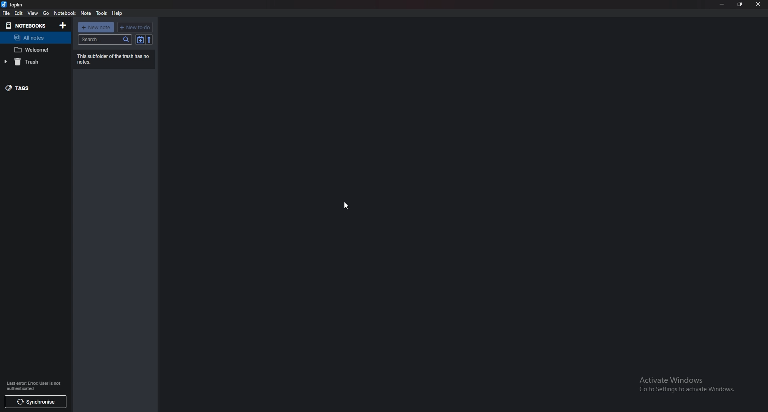 The width and height of the screenshot is (768, 412). I want to click on info, so click(36, 386).